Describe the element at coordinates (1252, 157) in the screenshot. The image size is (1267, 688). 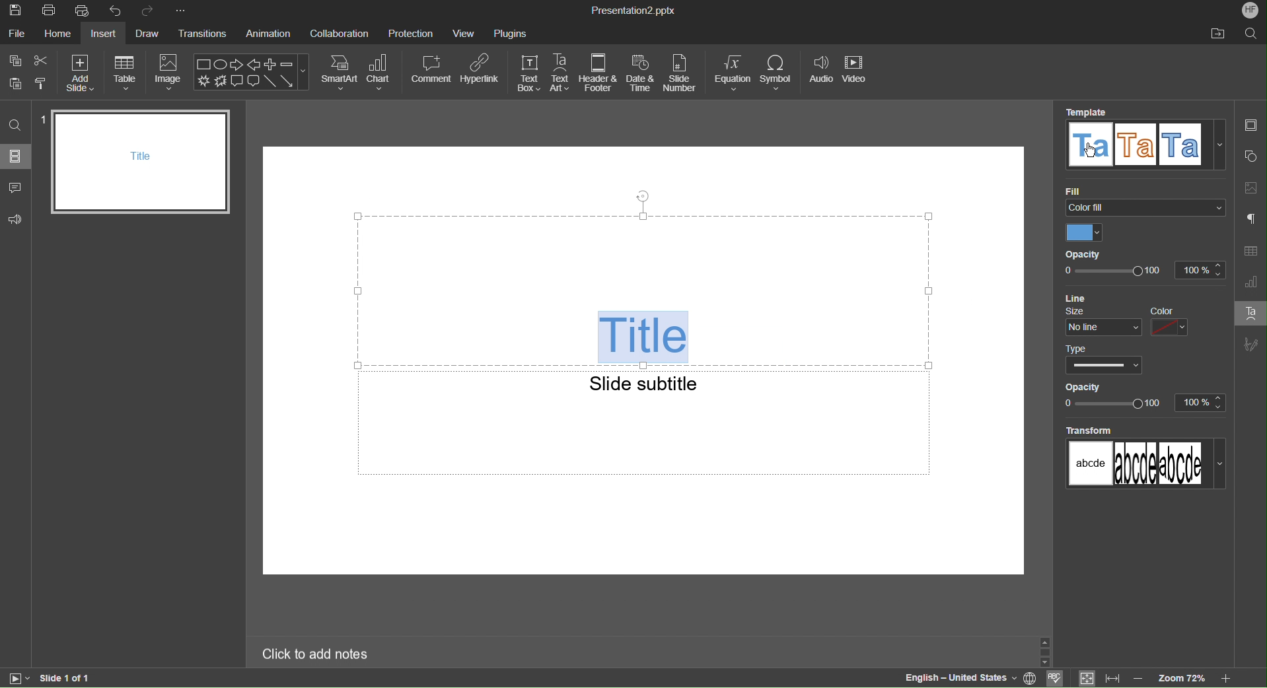
I see `Shape Settings` at that location.